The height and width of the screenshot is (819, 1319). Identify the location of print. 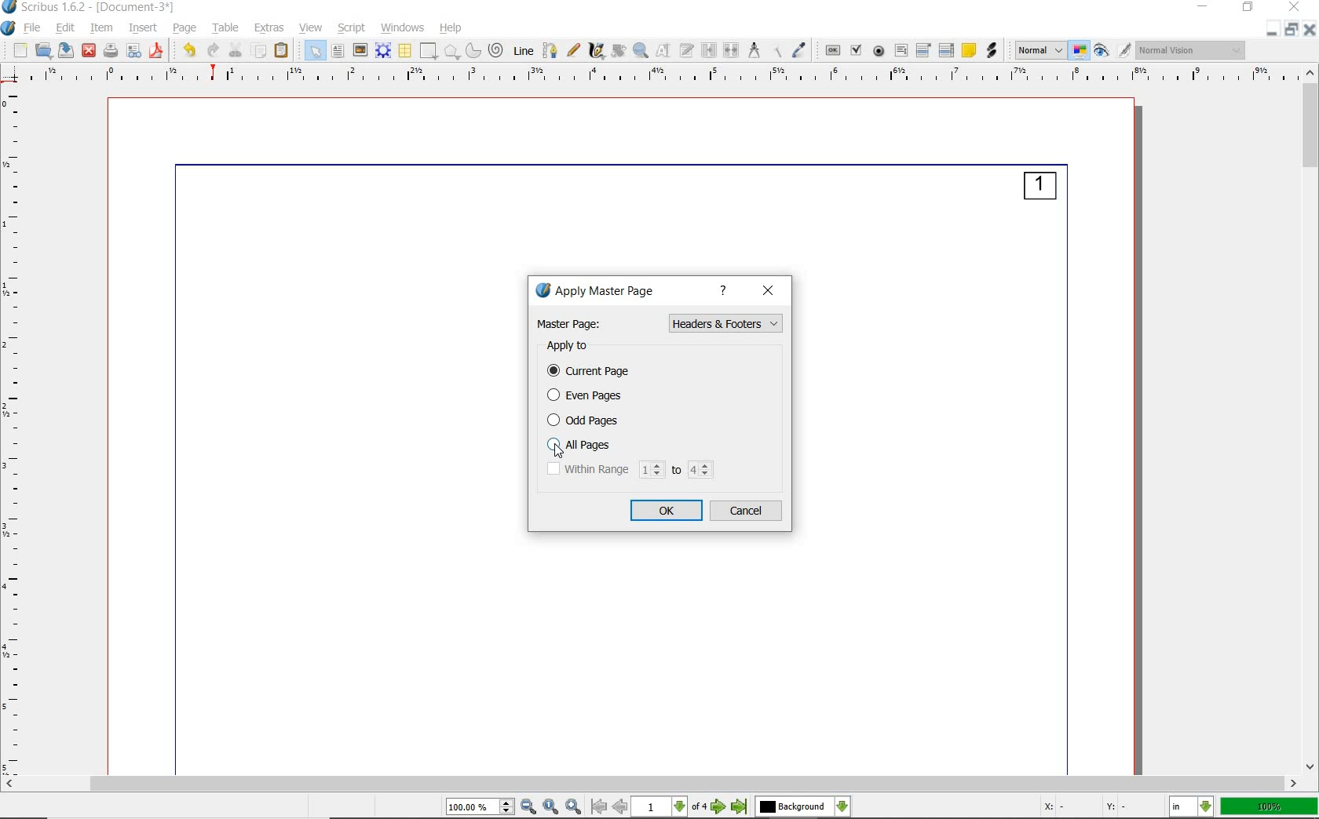
(111, 51).